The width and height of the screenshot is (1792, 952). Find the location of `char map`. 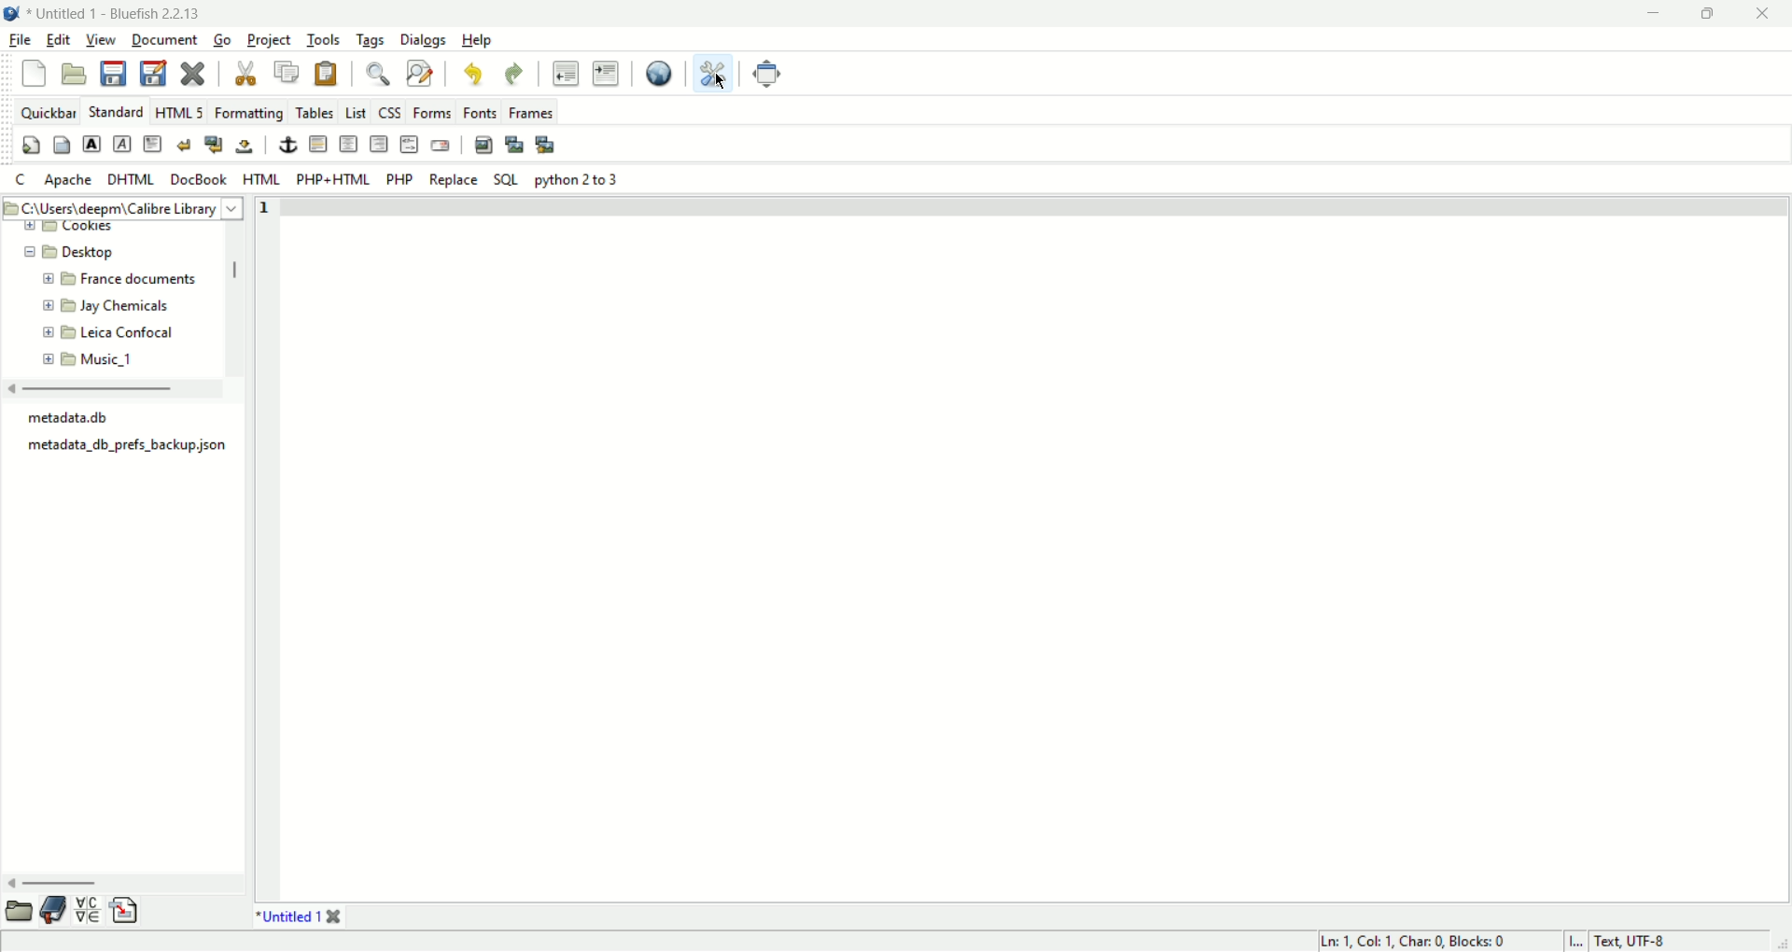

char map is located at coordinates (91, 912).